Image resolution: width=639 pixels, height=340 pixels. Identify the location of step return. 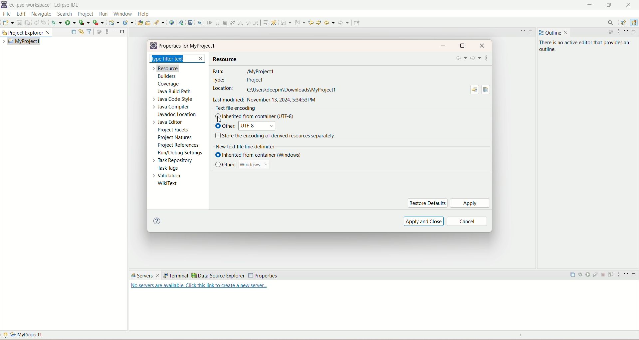
(257, 22).